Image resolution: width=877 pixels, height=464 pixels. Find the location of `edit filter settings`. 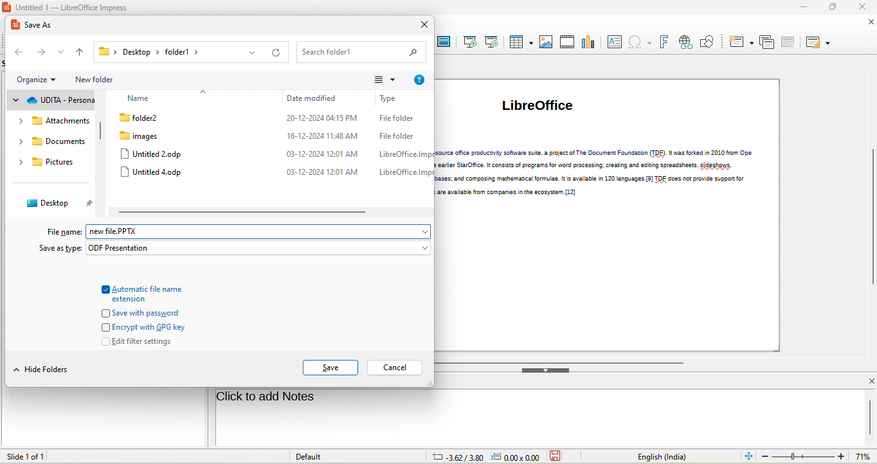

edit filter settings is located at coordinates (139, 342).